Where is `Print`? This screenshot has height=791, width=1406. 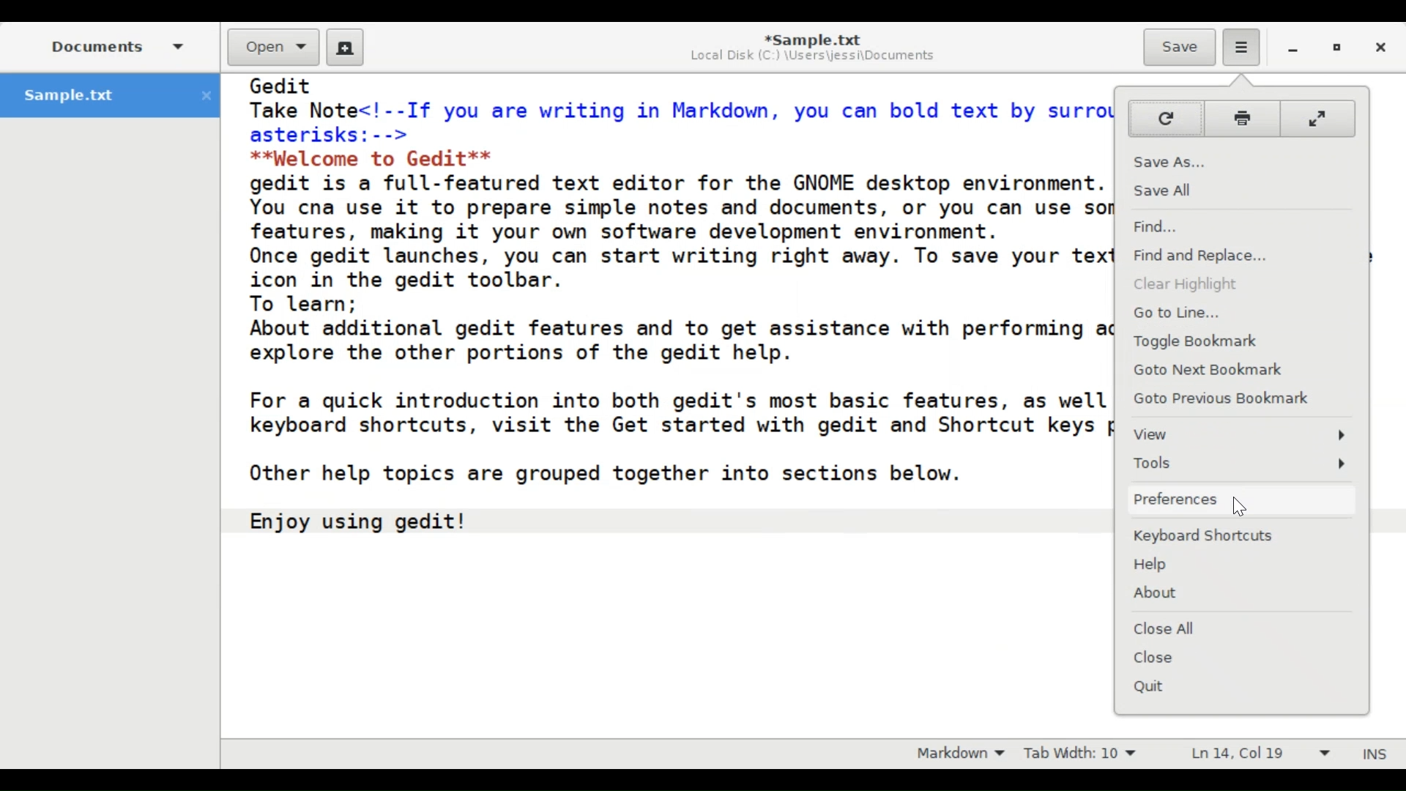
Print is located at coordinates (1242, 117).